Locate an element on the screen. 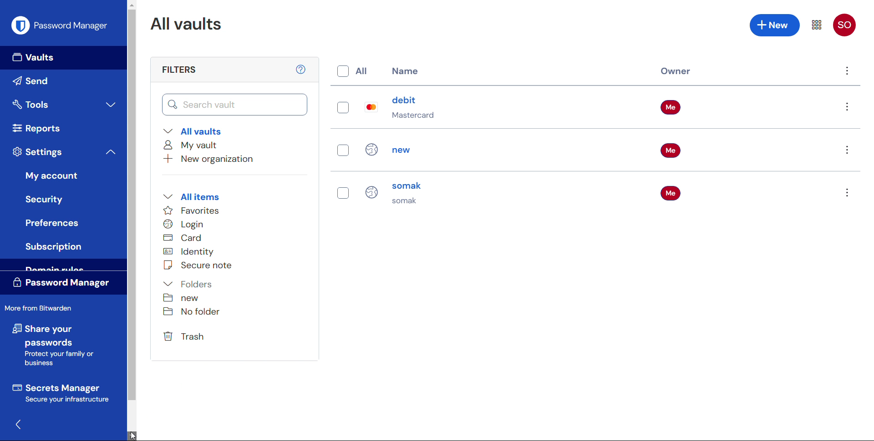 The width and height of the screenshot is (874, 441). reports  is located at coordinates (38, 128).